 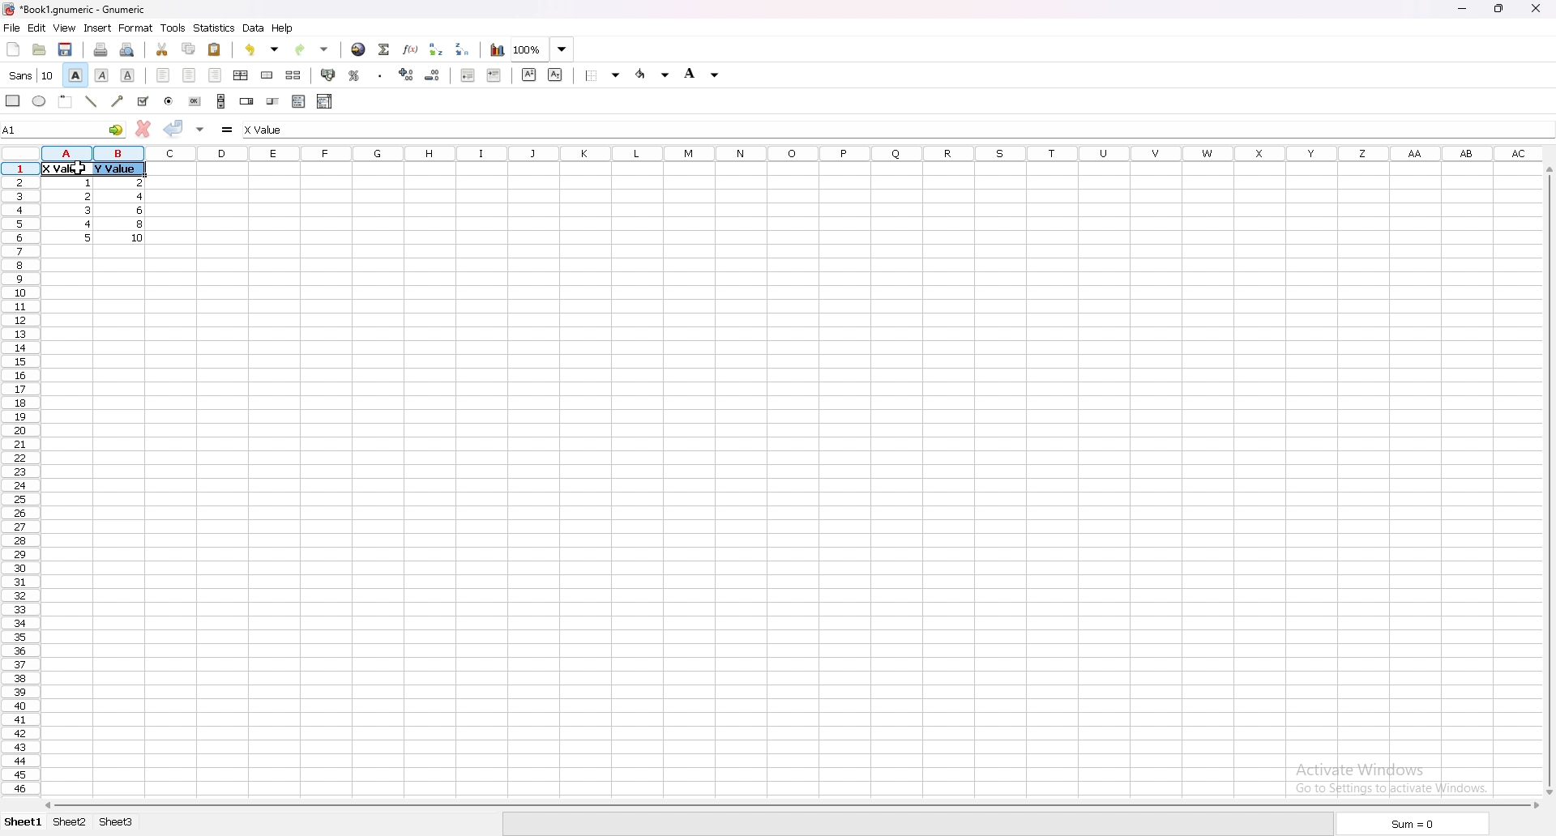 What do you see at coordinates (163, 49) in the screenshot?
I see `cut` at bounding box center [163, 49].